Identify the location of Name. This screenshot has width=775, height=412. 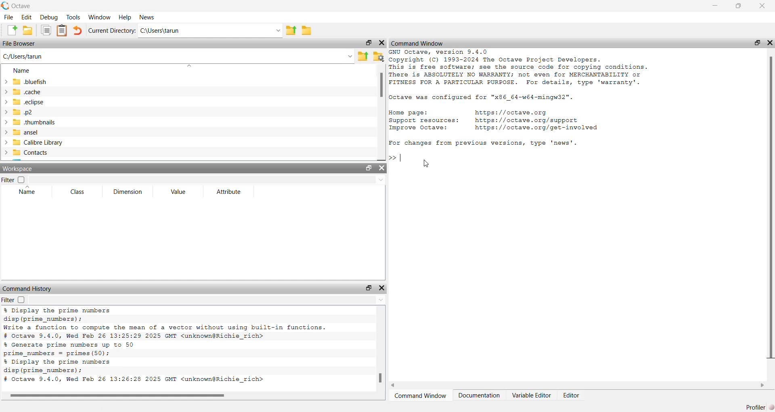
(28, 191).